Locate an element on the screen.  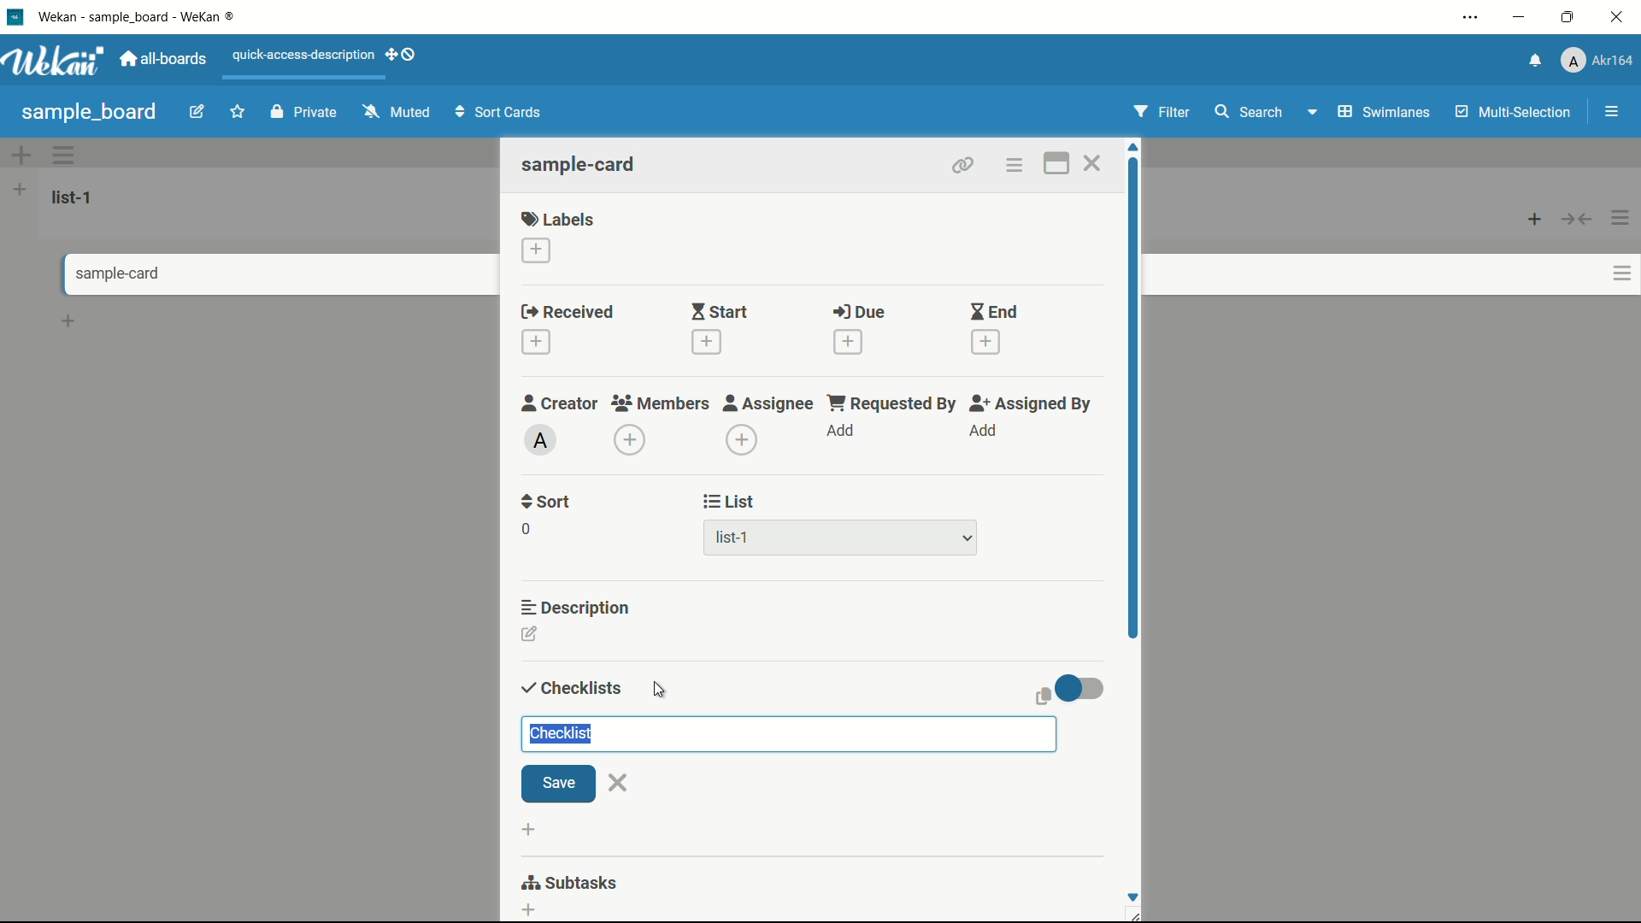
profile is located at coordinates (1597, 62).